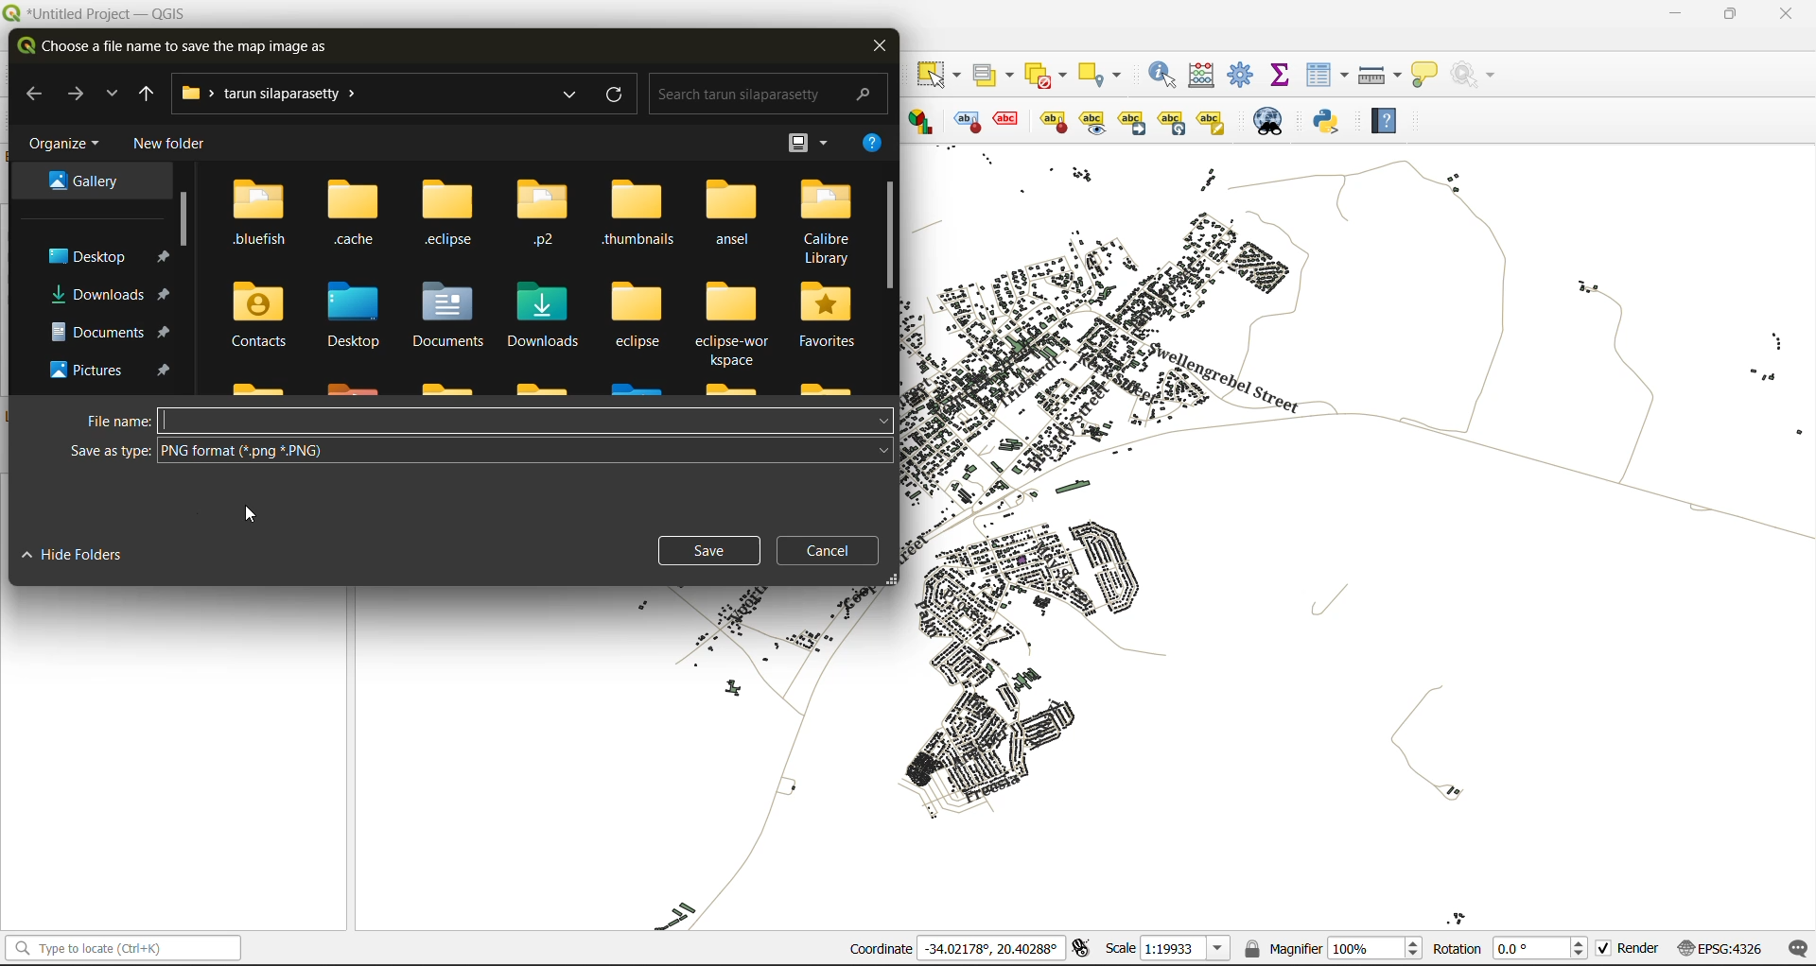 Image resolution: width=1816 pixels, height=966 pixels. What do you see at coordinates (1392, 120) in the screenshot?
I see `help` at bounding box center [1392, 120].